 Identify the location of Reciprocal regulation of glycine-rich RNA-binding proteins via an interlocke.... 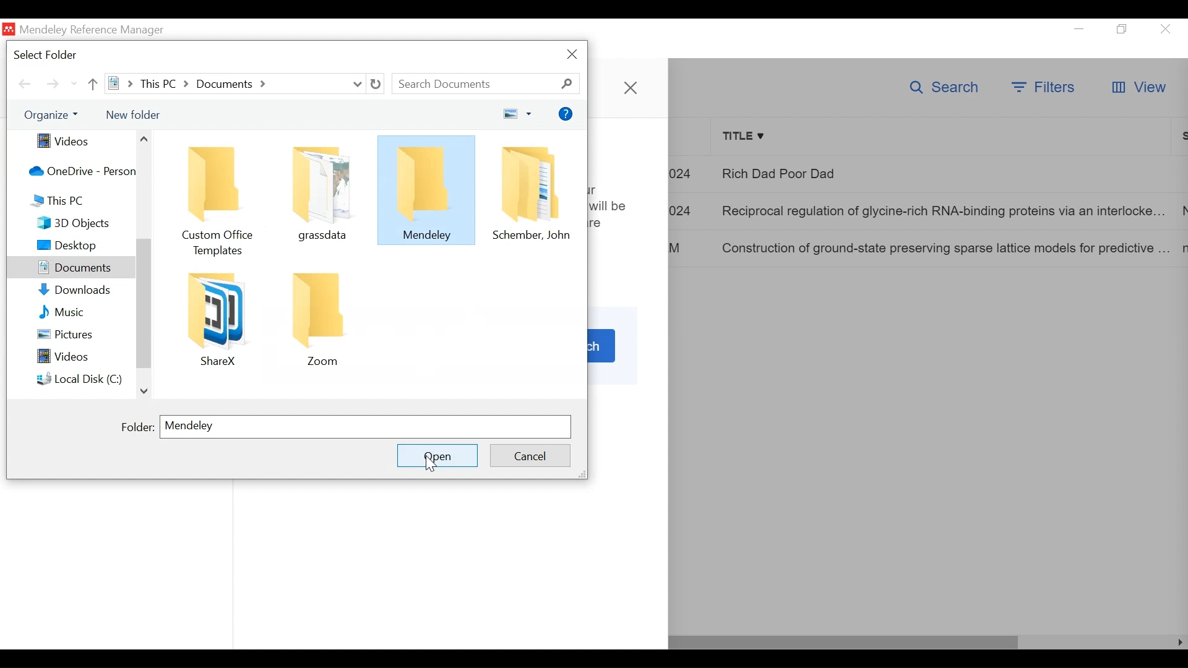
(940, 212).